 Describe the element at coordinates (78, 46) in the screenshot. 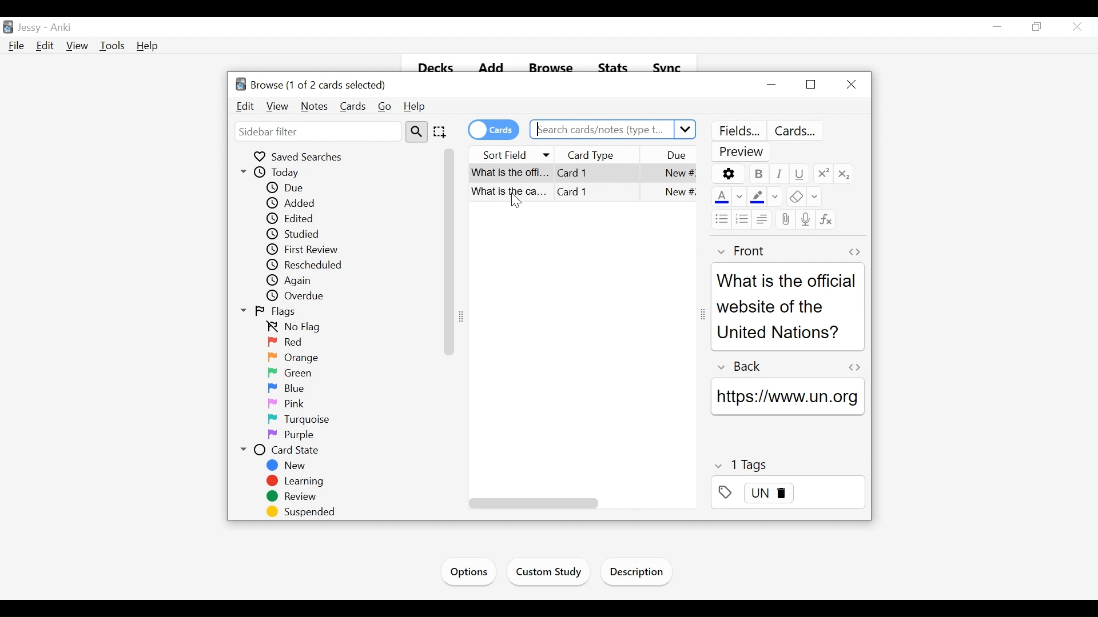

I see `View` at that location.